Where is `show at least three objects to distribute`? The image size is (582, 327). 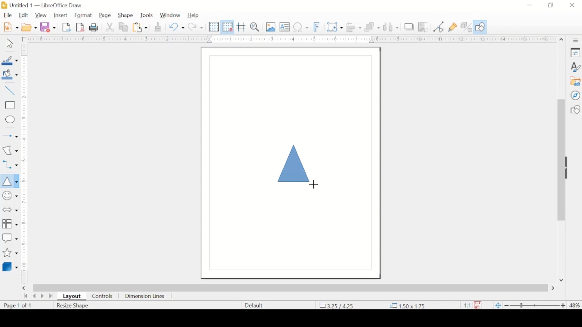 show at least three objects to distribute is located at coordinates (391, 27).